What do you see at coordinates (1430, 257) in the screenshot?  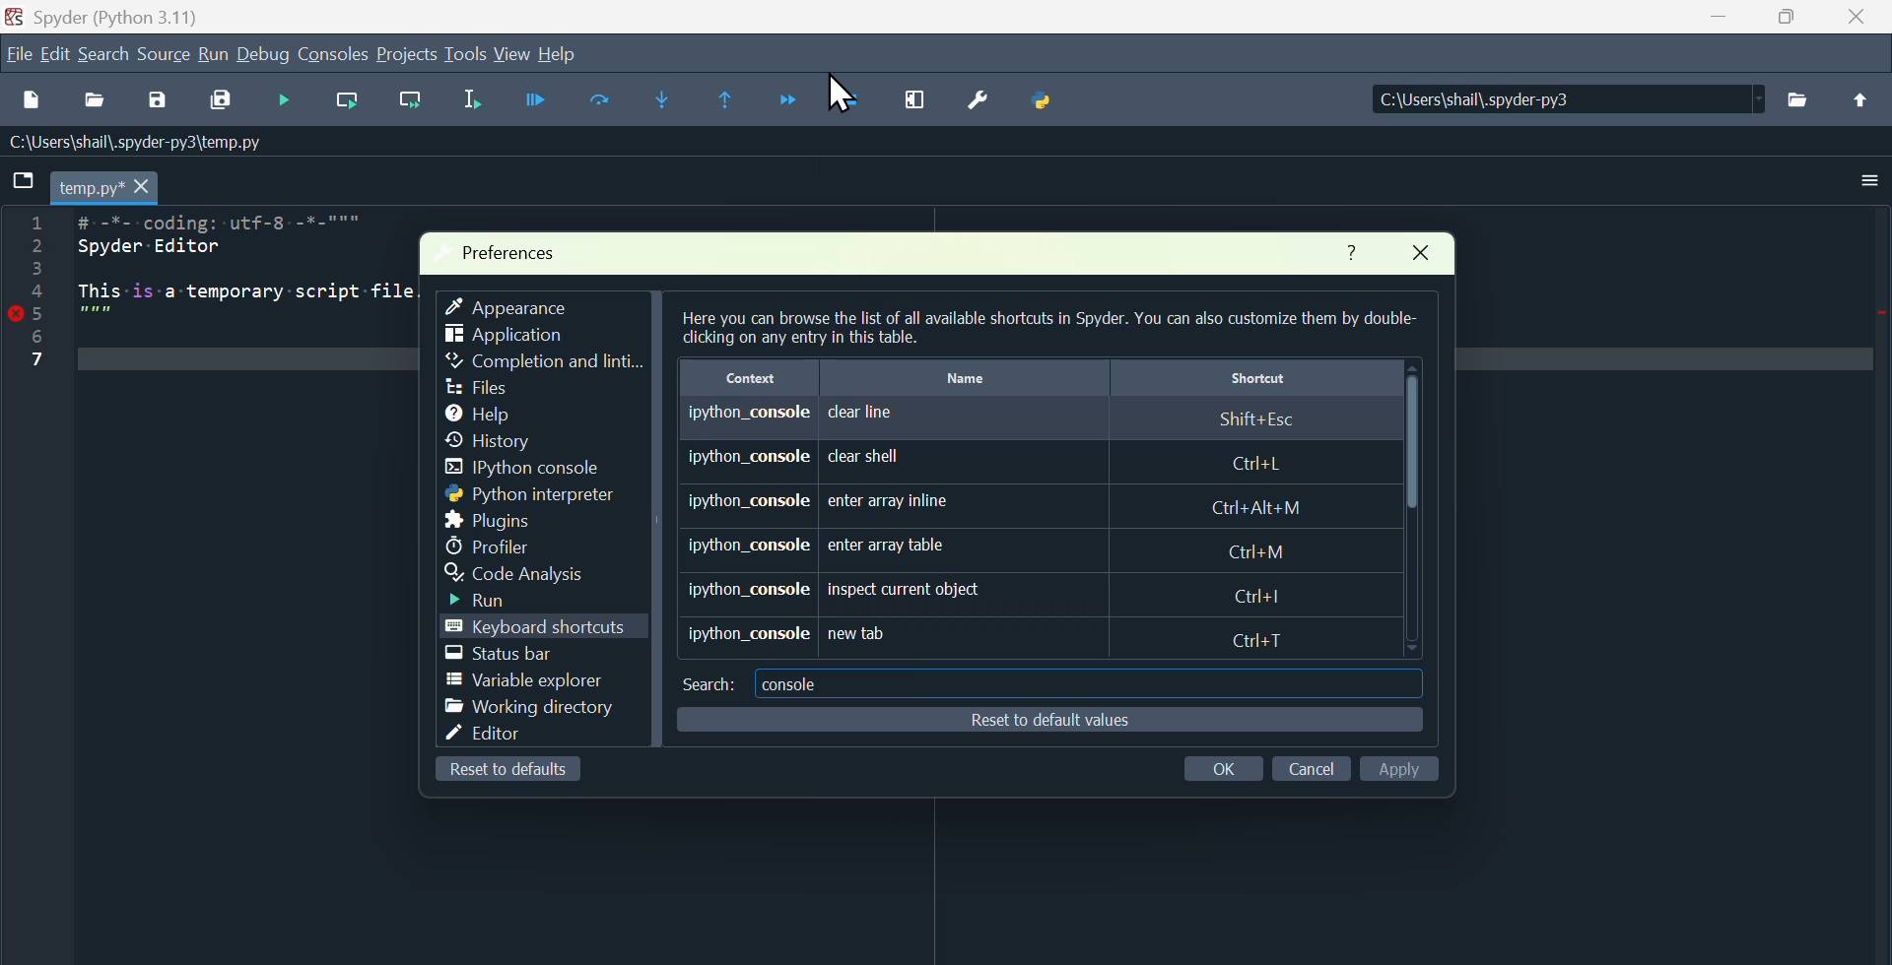 I see `close` at bounding box center [1430, 257].